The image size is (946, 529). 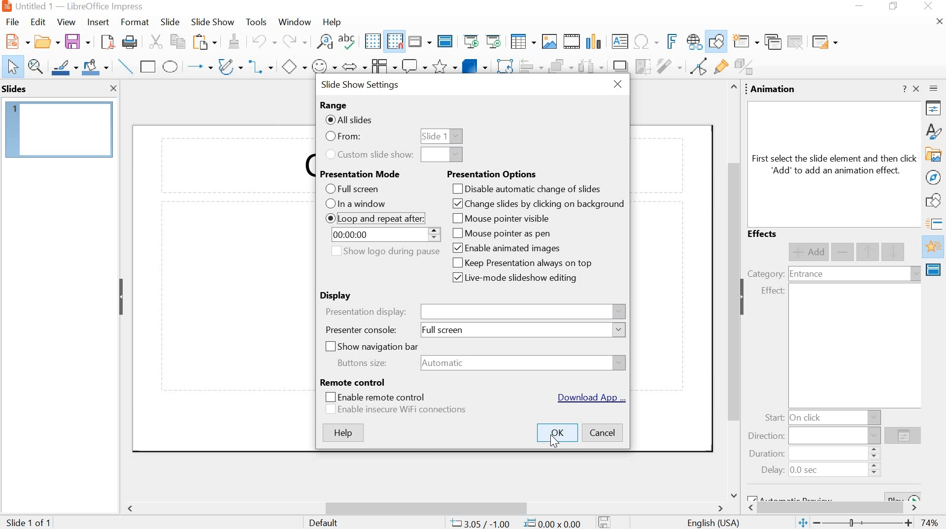 What do you see at coordinates (16, 42) in the screenshot?
I see `new` at bounding box center [16, 42].